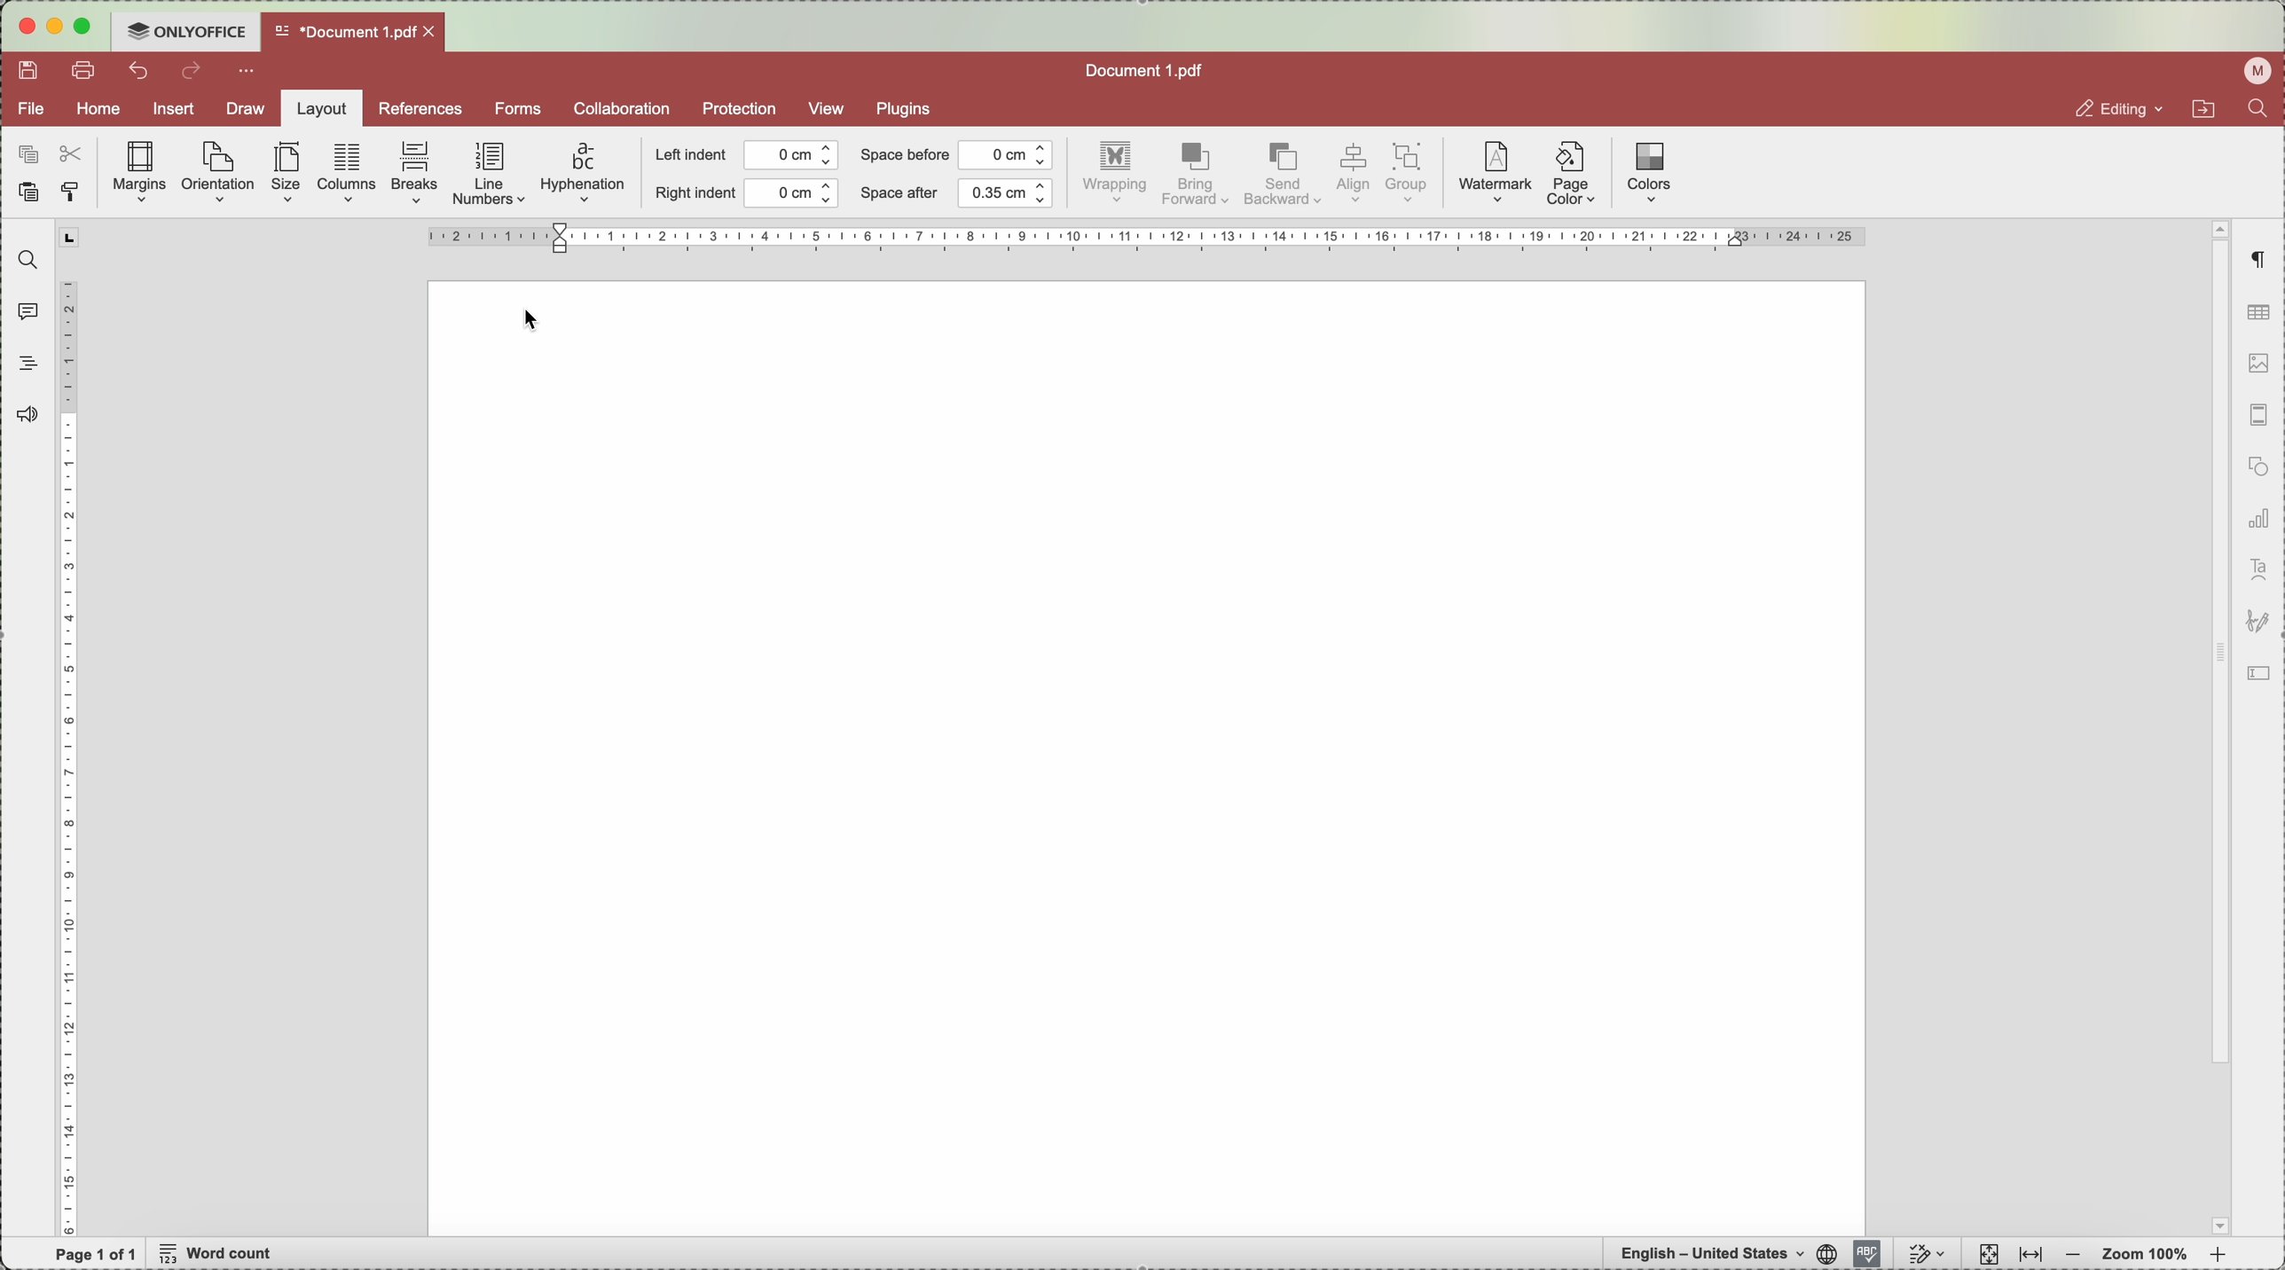 The height and width of the screenshot is (1270, 2285). I want to click on Only office, so click(186, 30).